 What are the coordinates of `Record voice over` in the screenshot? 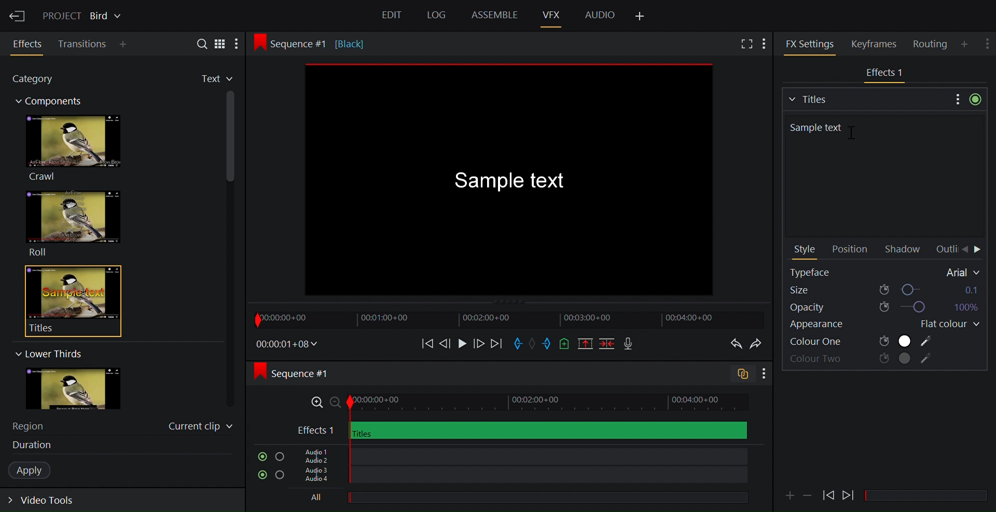 It's located at (629, 344).